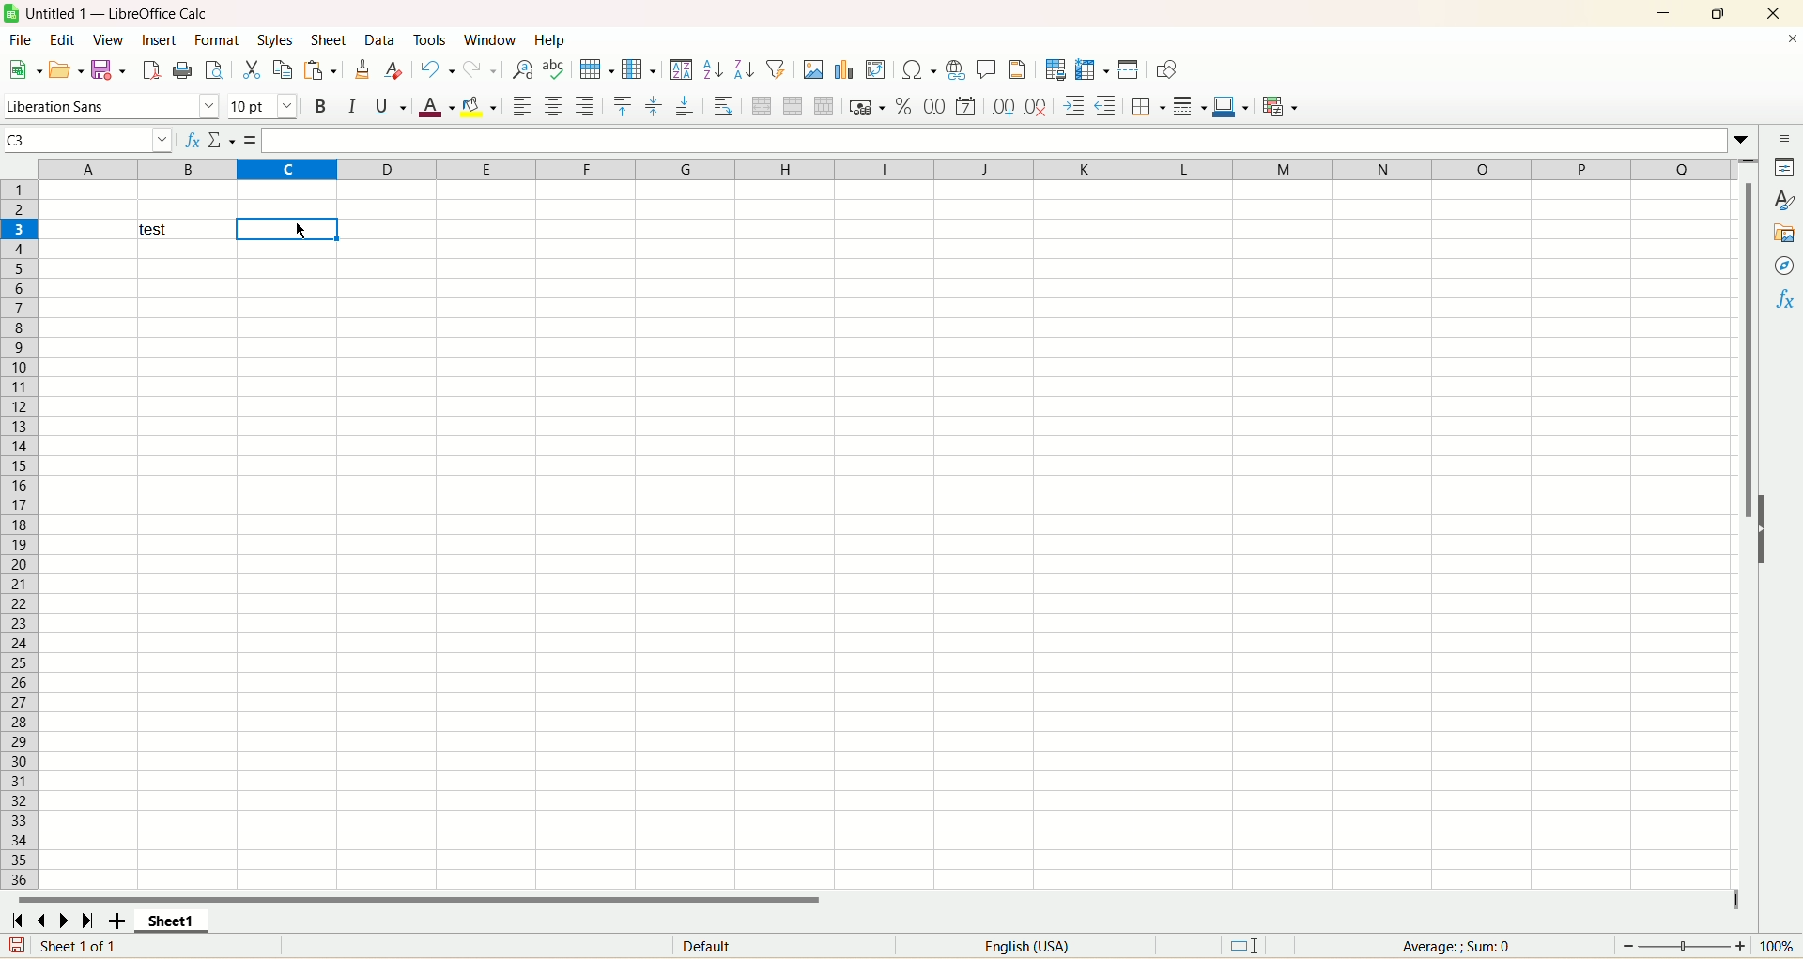 The image size is (1803, 959). I want to click on insert image, so click(813, 69).